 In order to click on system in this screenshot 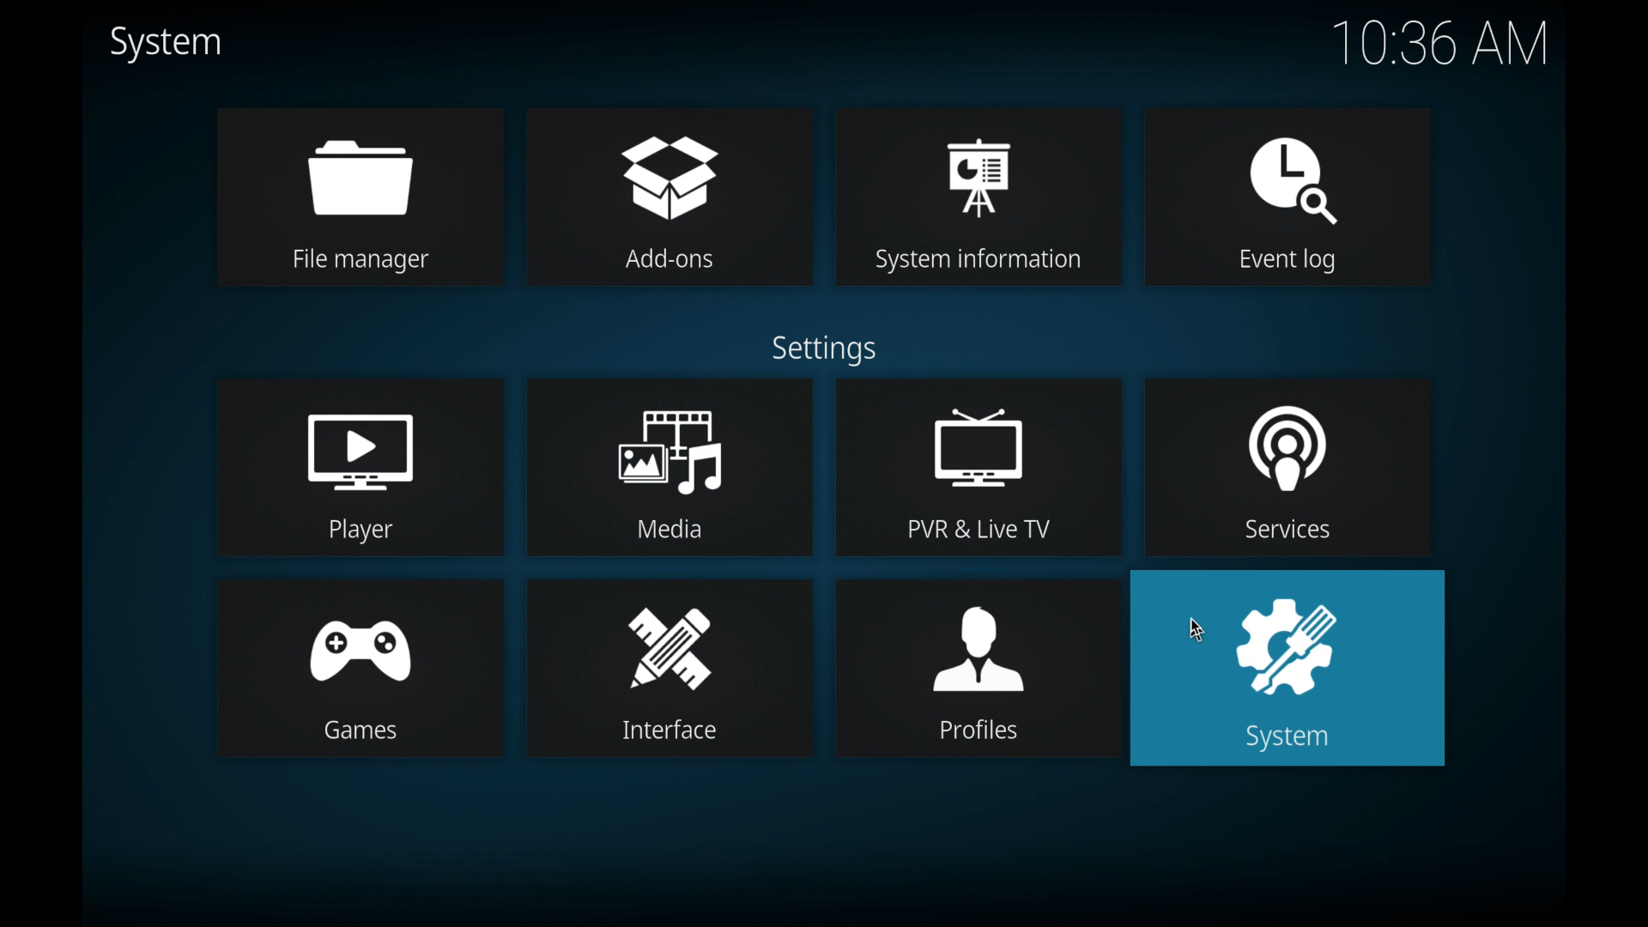, I will do `click(167, 44)`.